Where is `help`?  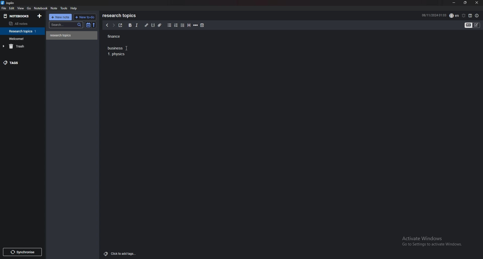
help is located at coordinates (74, 8).